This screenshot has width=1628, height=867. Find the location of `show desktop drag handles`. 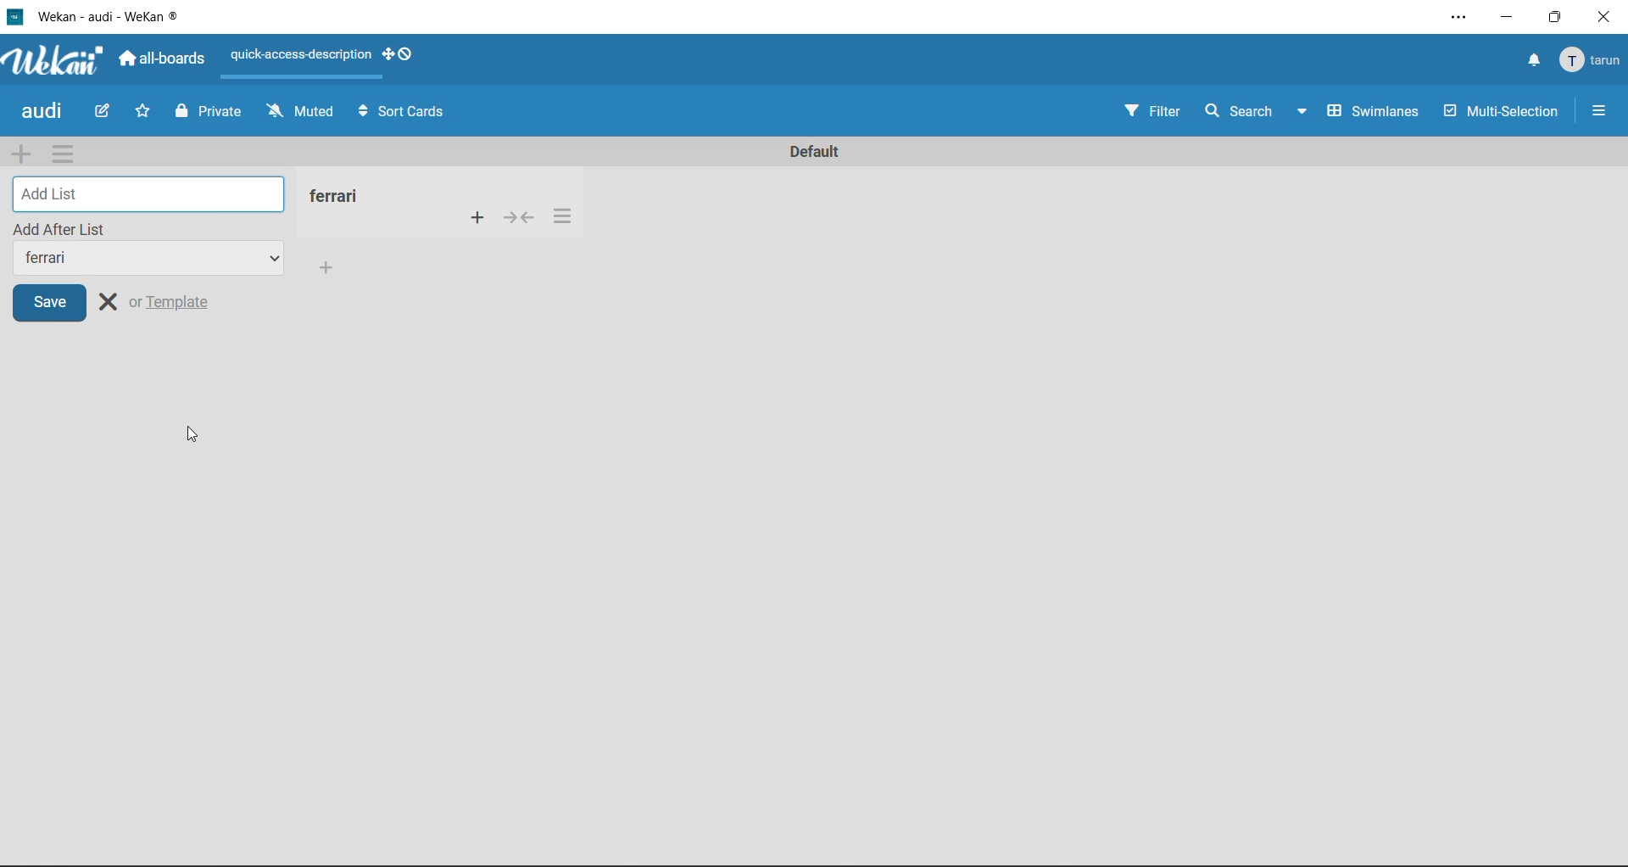

show desktop drag handles is located at coordinates (398, 55).